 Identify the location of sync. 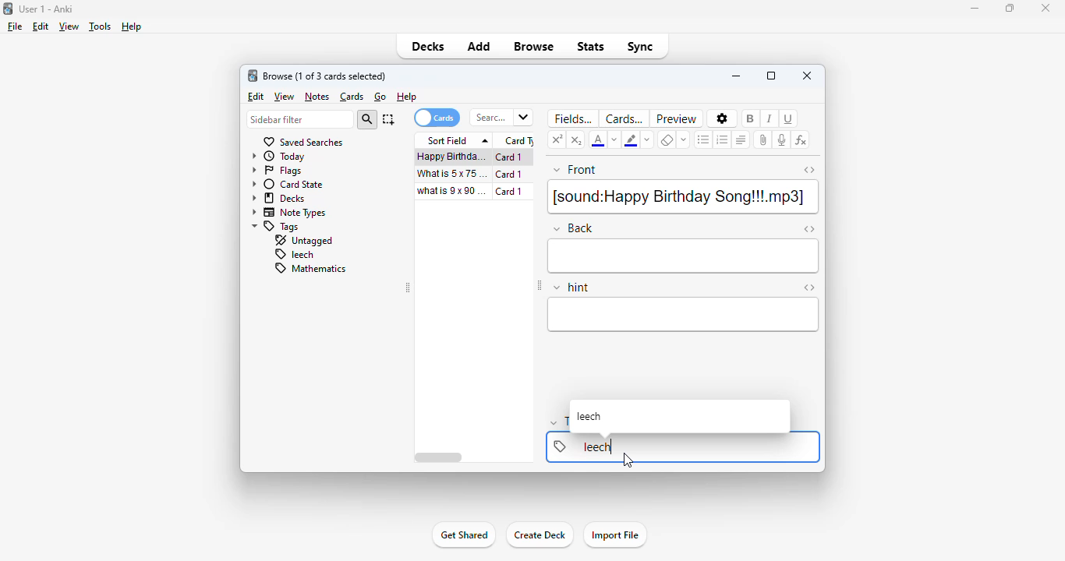
(640, 46).